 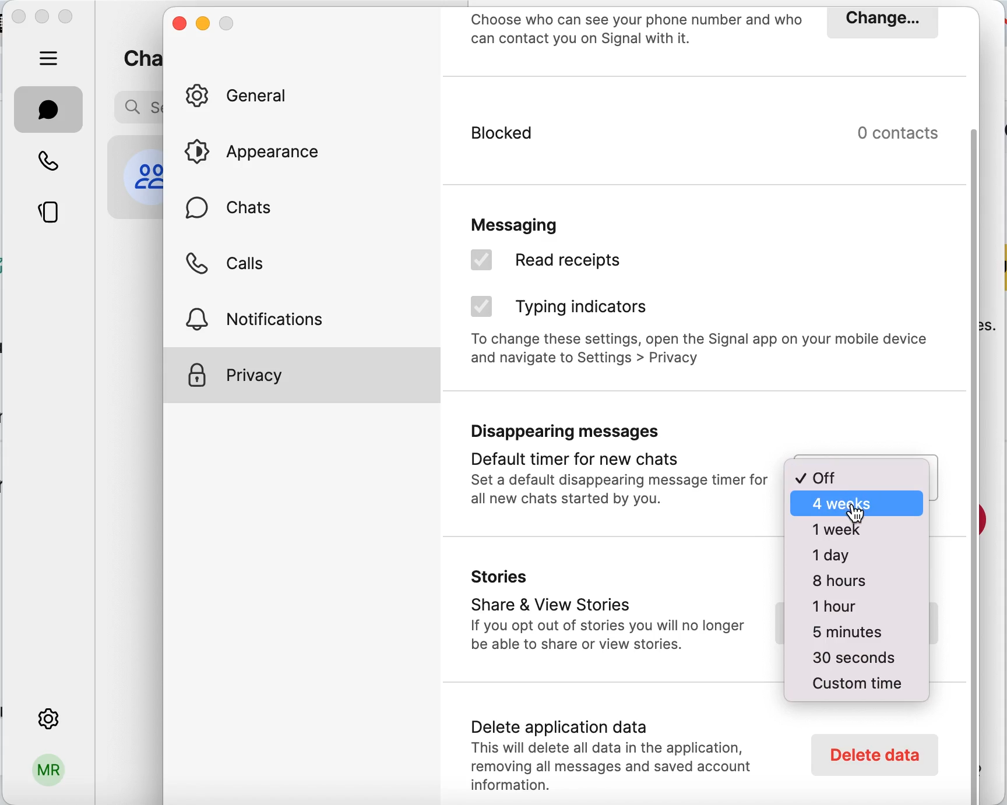 I want to click on 1 hour, so click(x=841, y=609).